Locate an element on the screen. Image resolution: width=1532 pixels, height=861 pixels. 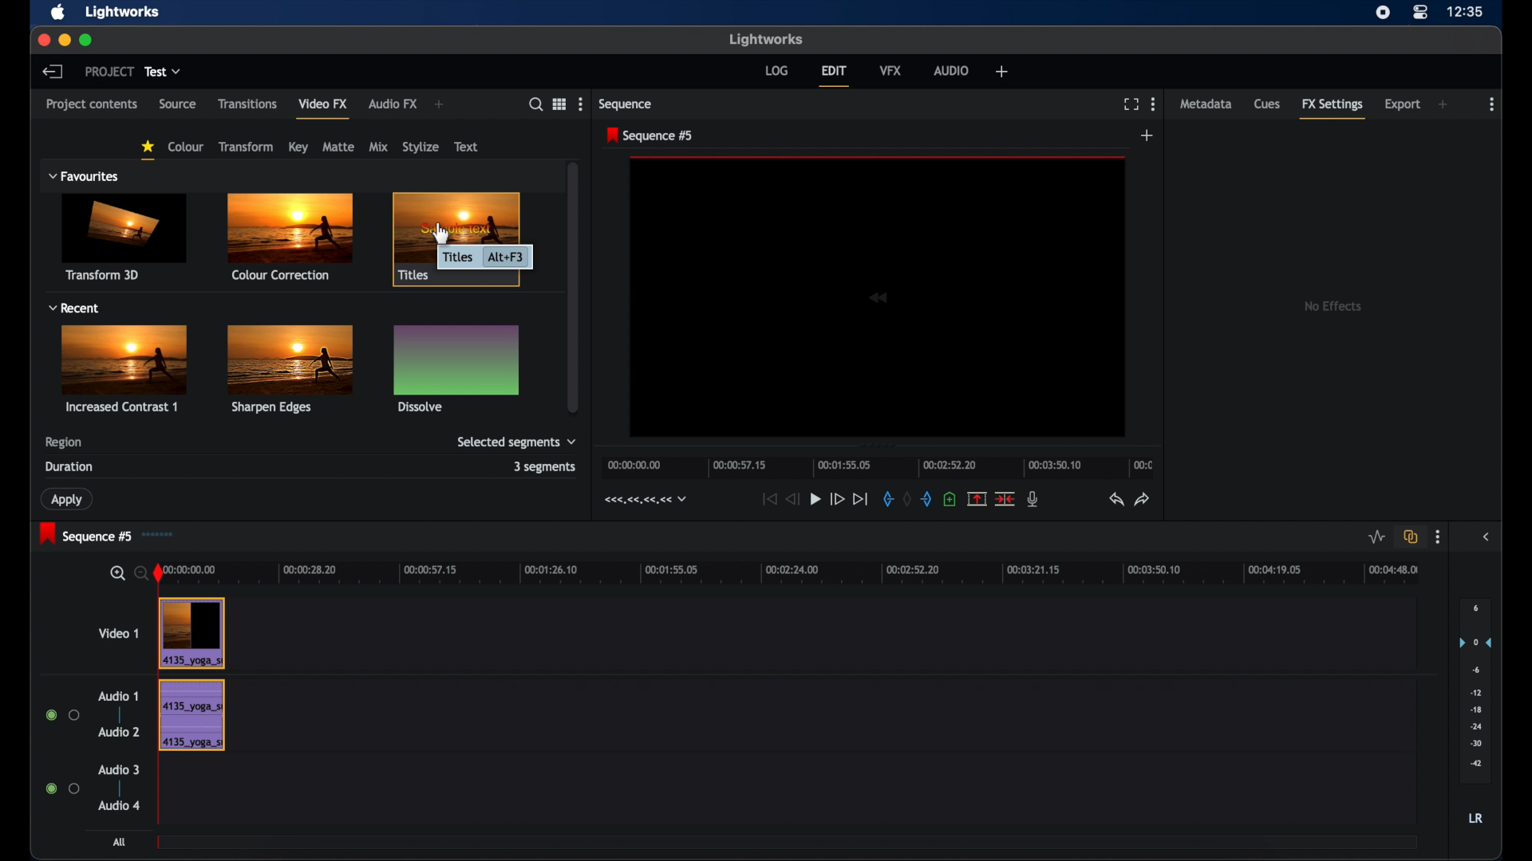
add an in marker is located at coordinates (886, 499).